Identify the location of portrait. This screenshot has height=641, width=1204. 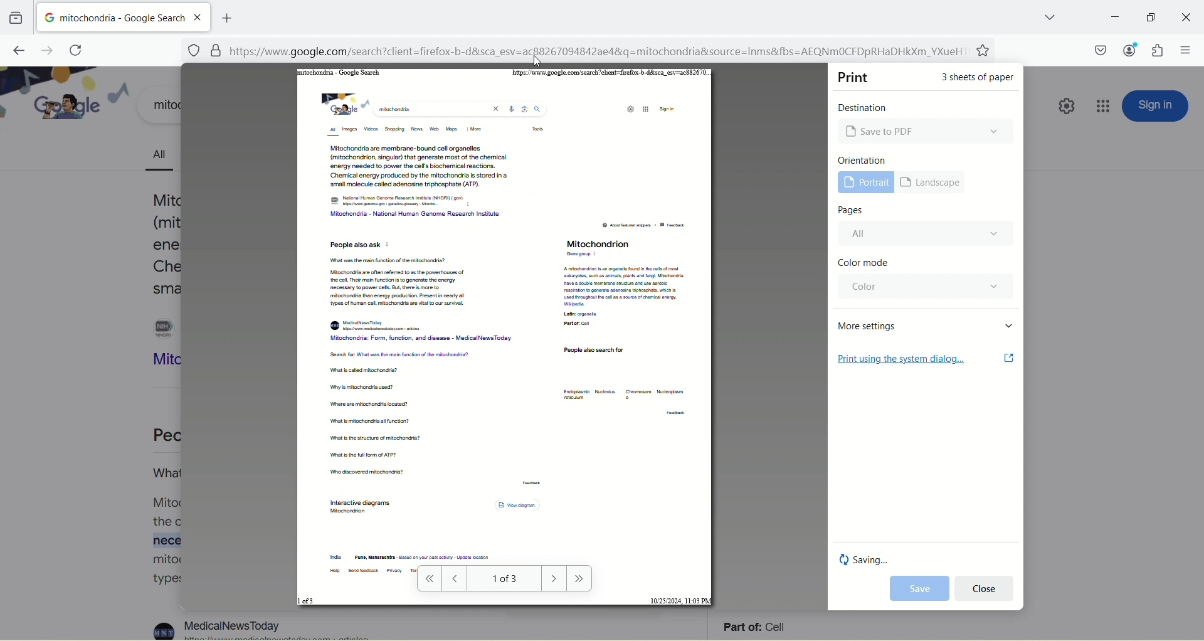
(865, 183).